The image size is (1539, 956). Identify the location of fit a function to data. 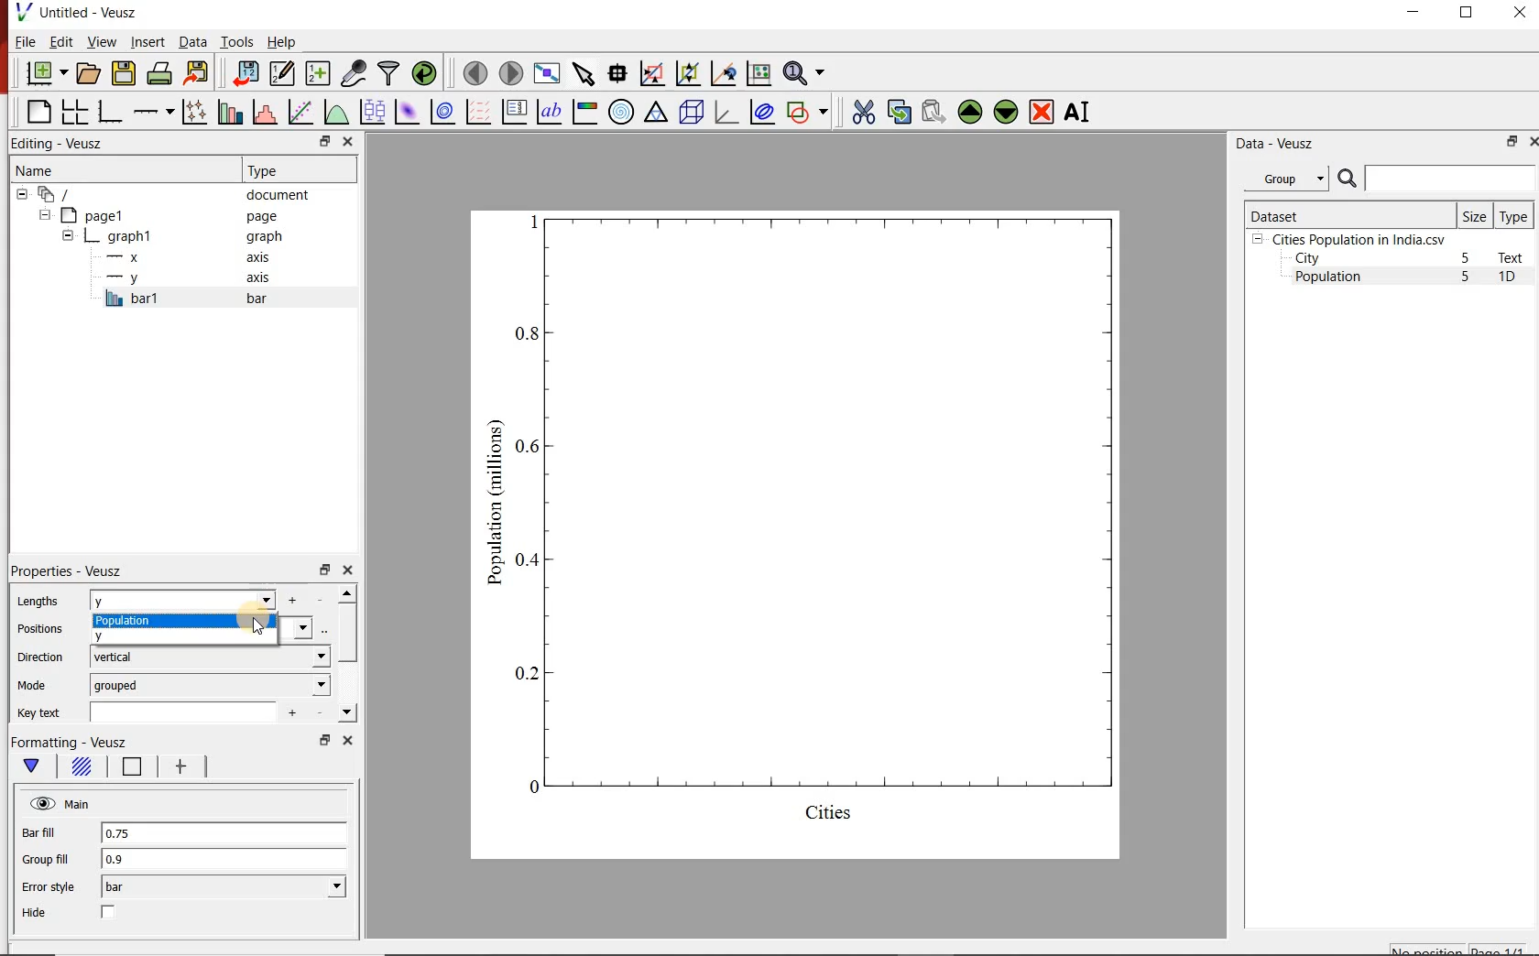
(300, 111).